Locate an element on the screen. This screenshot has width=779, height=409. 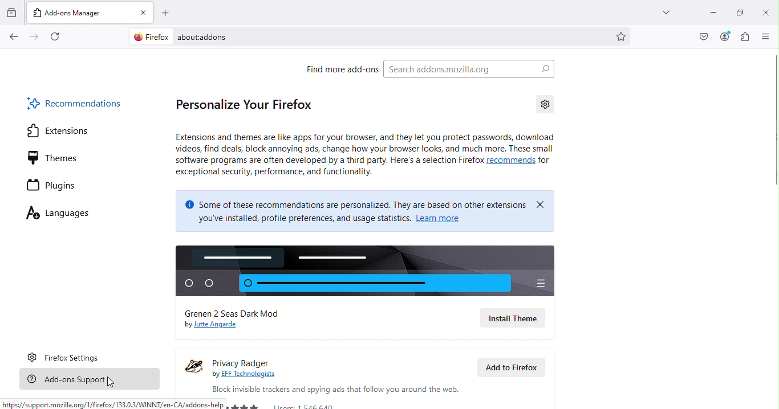
Save to pocket is located at coordinates (703, 37).